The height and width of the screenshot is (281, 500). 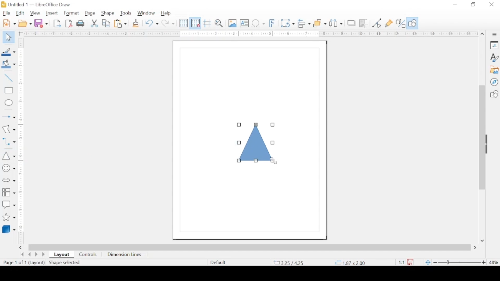 I want to click on dimension lines, so click(x=125, y=255).